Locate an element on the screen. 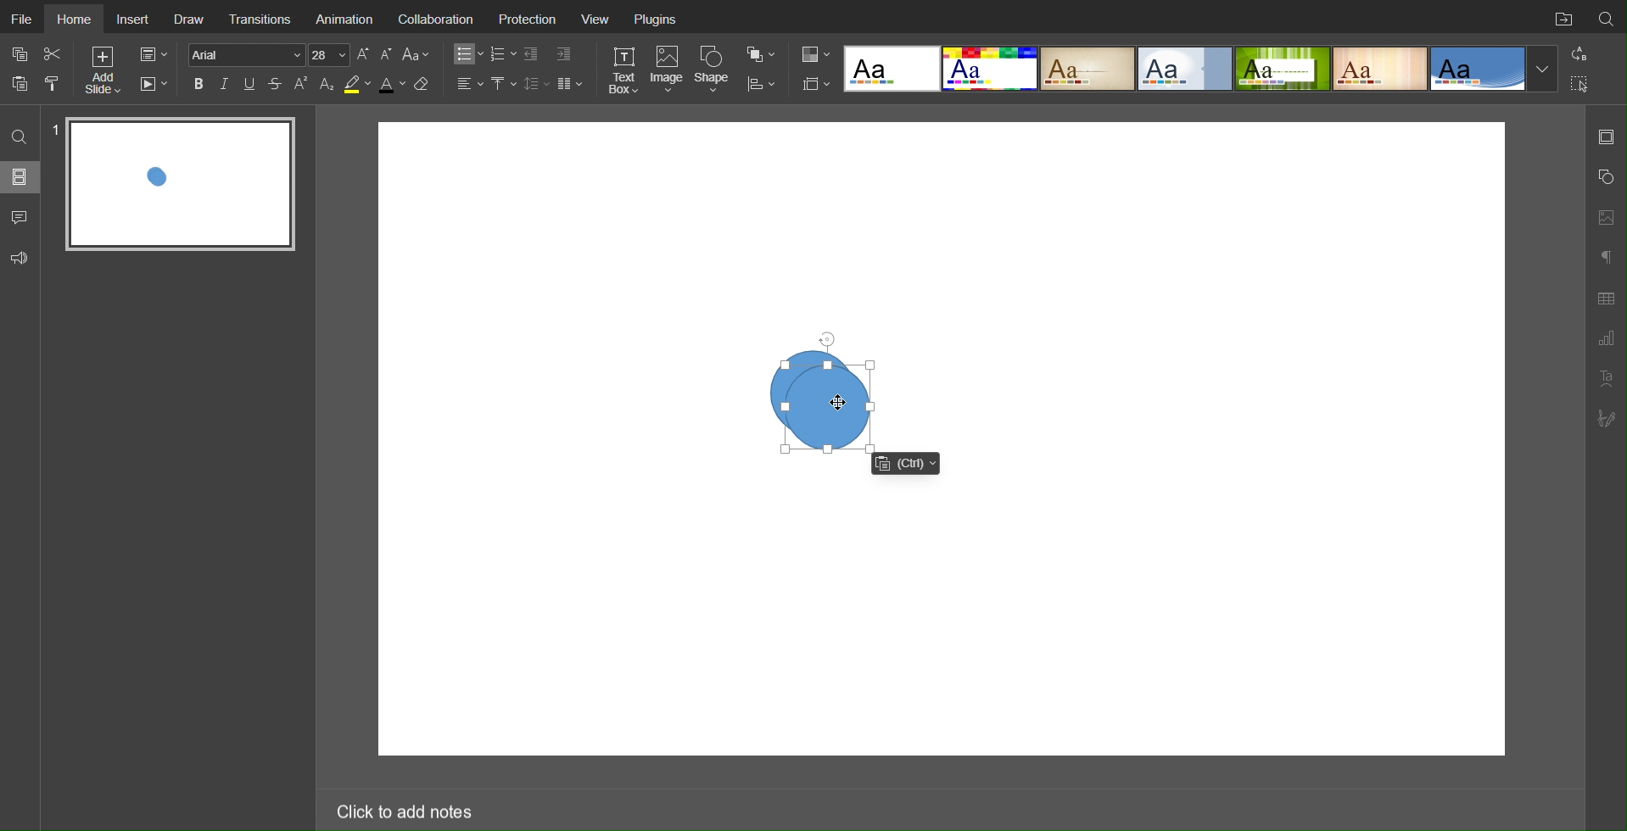  Cursor is located at coordinates (842, 402).